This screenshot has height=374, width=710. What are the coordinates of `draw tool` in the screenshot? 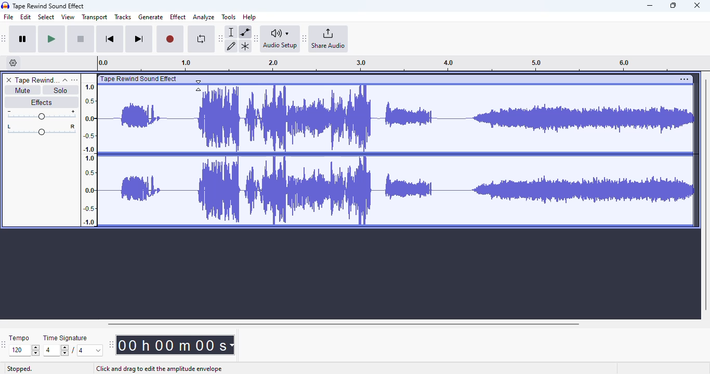 It's located at (232, 46).